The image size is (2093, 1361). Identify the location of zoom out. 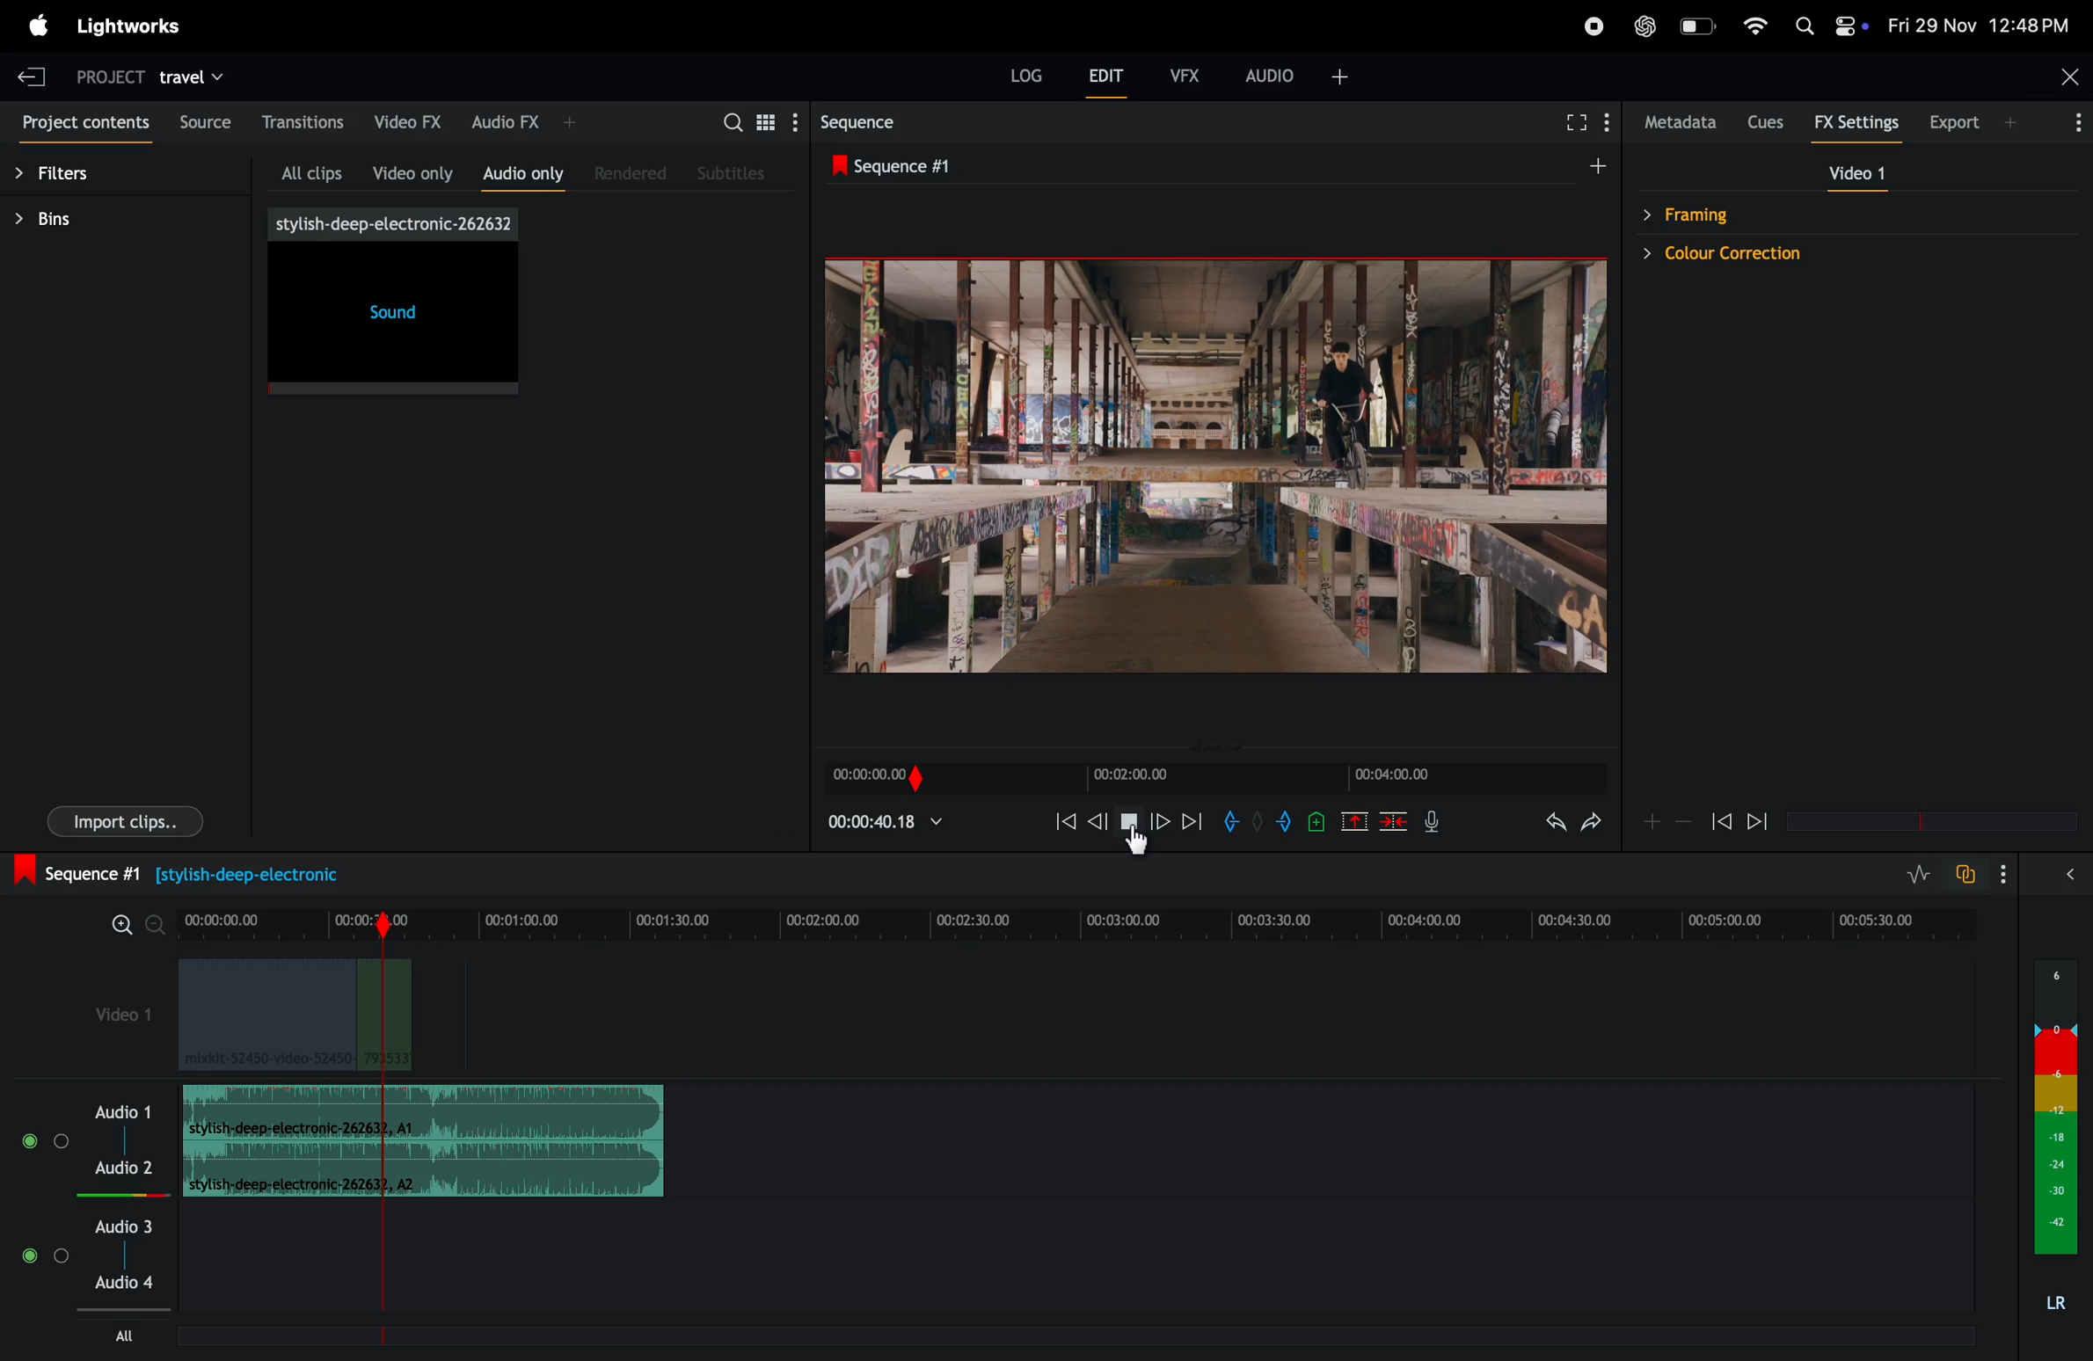
(1687, 824).